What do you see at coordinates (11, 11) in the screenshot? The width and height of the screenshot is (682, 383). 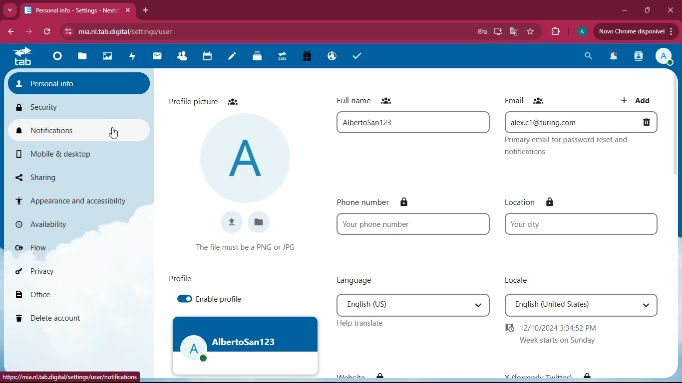 I see `more` at bounding box center [11, 11].